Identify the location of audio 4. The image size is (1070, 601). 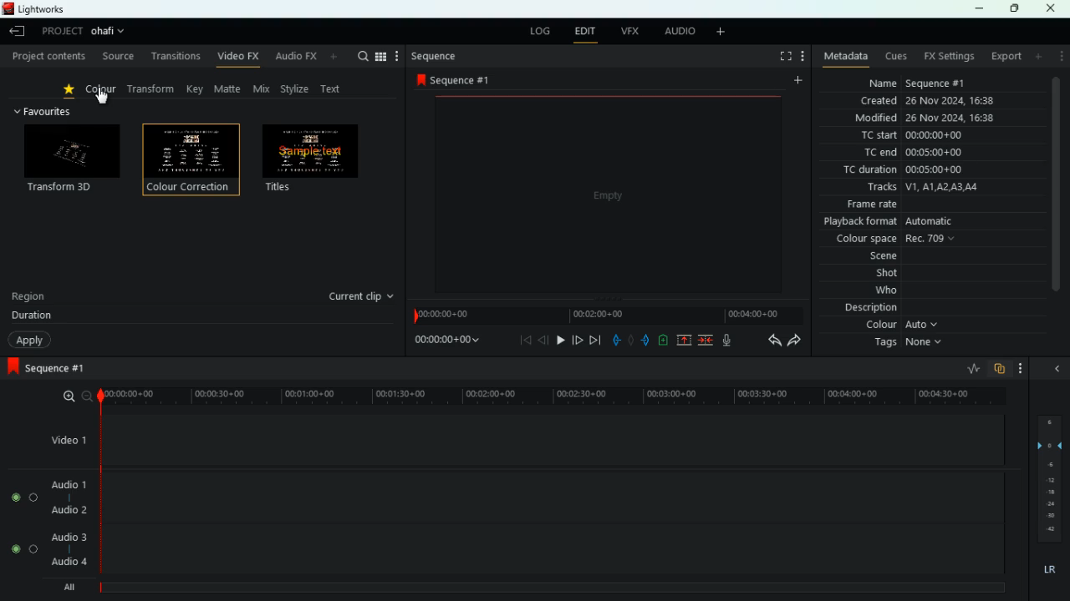
(70, 562).